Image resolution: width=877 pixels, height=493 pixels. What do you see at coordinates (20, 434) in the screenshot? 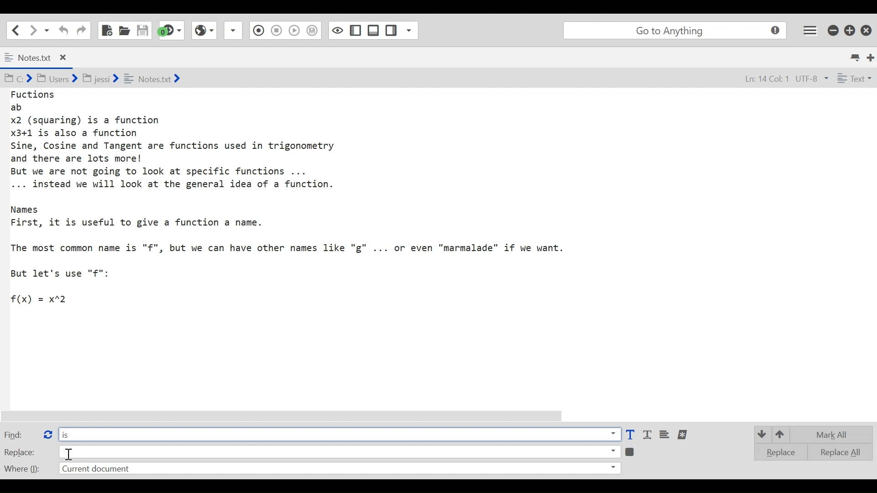
I see `Find` at bounding box center [20, 434].